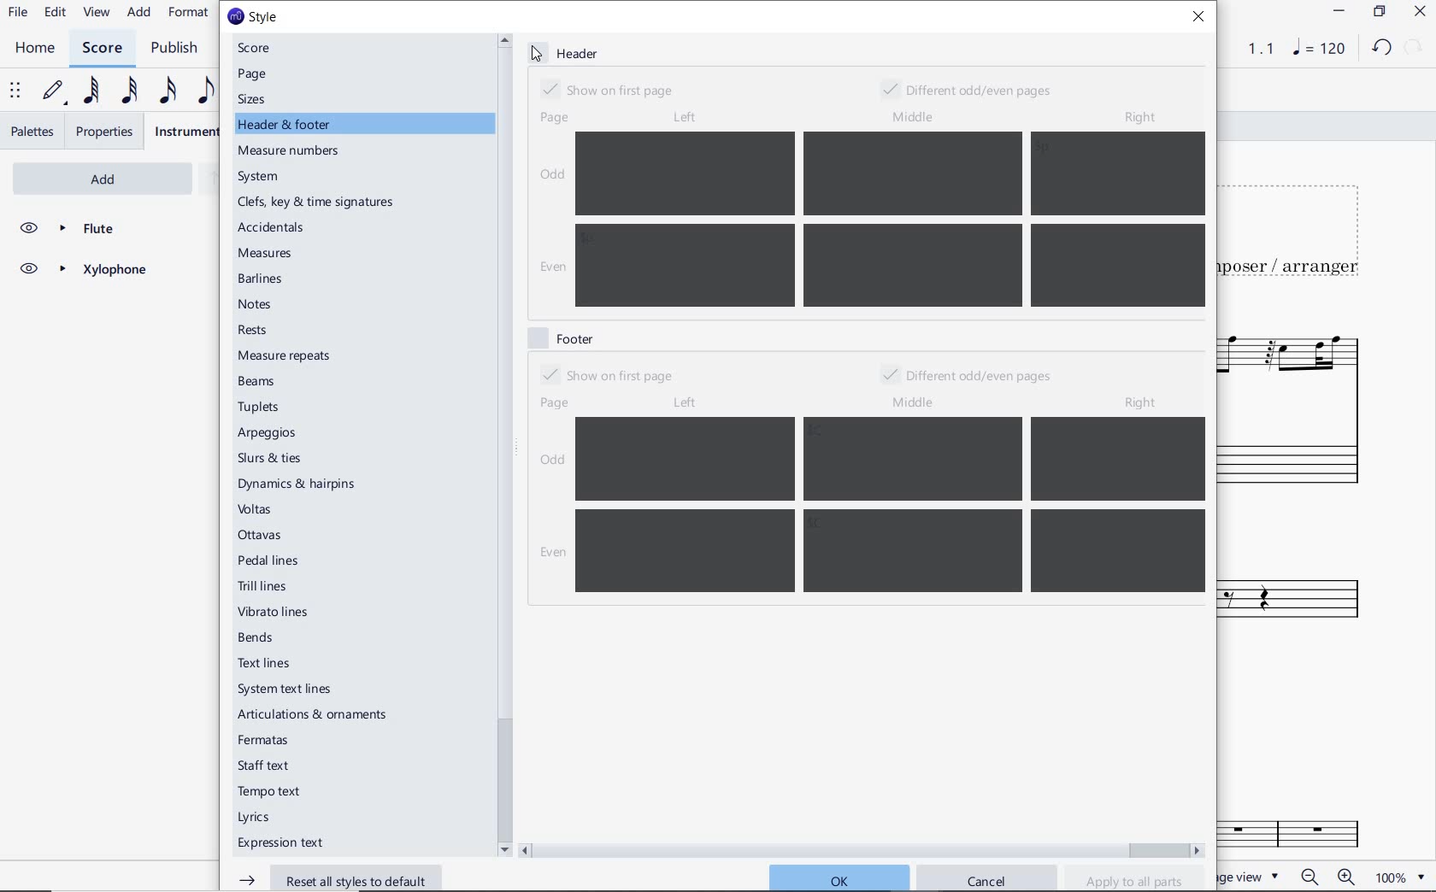 The height and width of the screenshot is (892, 1436). Describe the element at coordinates (268, 255) in the screenshot. I see `measures` at that location.